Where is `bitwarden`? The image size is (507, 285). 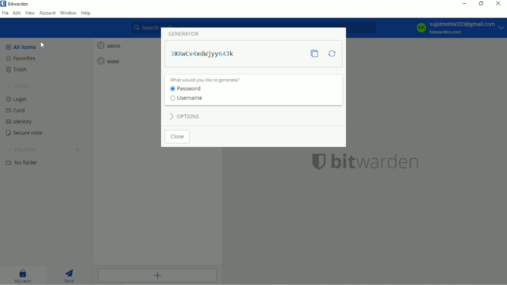
bitwarden is located at coordinates (365, 161).